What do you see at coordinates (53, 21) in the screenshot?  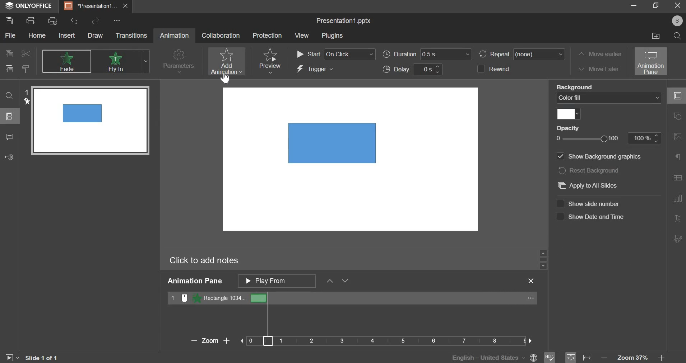 I see `print preview` at bounding box center [53, 21].